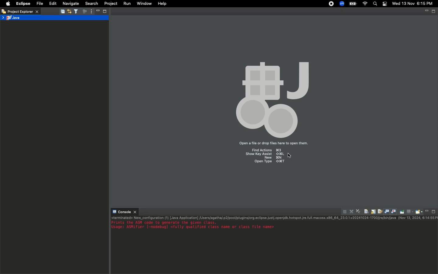 Image resolution: width=438 pixels, height=274 pixels. Describe the element at coordinates (403, 212) in the screenshot. I see `Pin console` at that location.